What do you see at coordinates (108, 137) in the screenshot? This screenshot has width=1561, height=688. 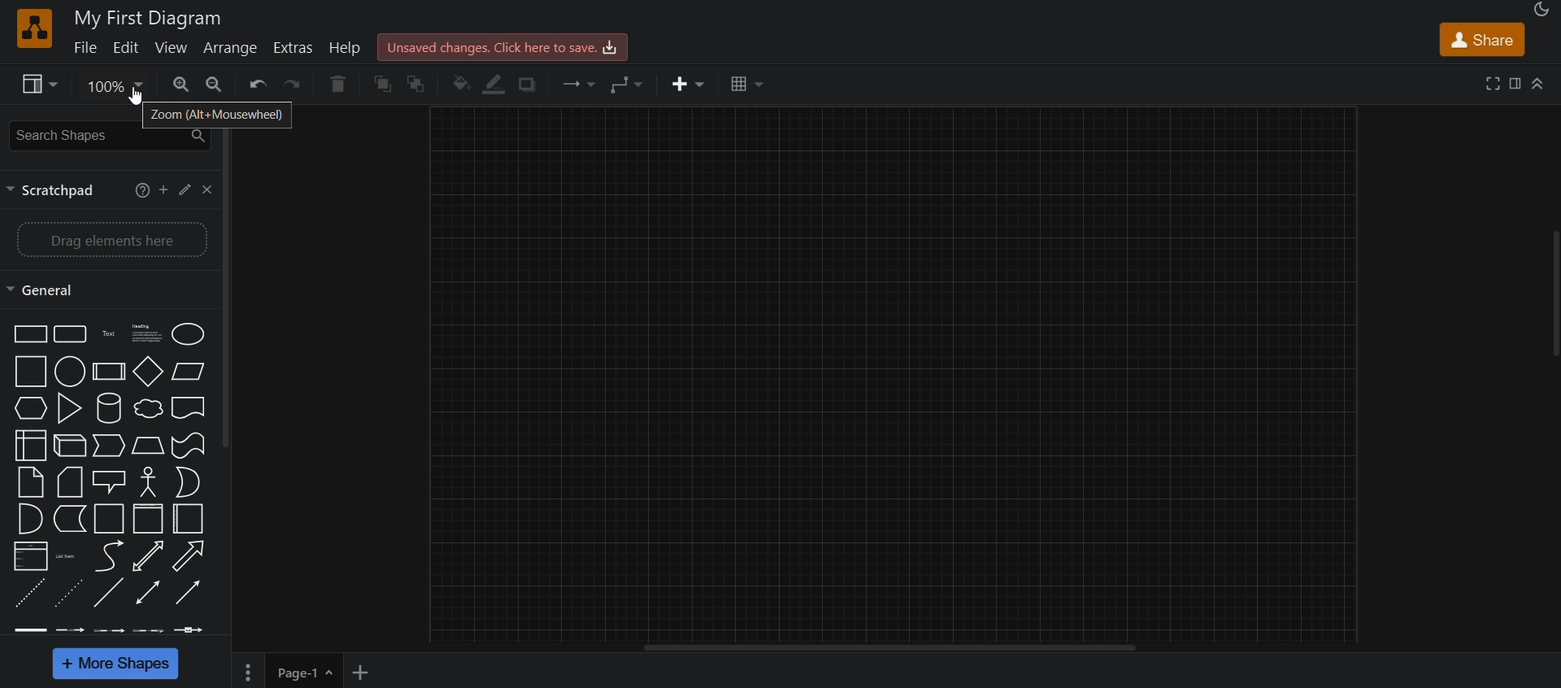 I see `search shapes` at bounding box center [108, 137].